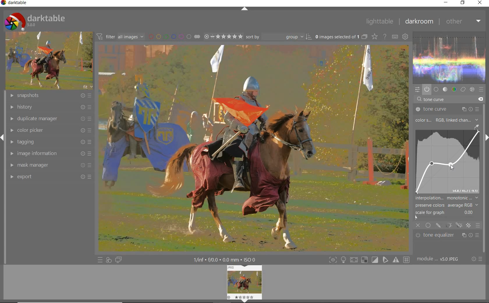 The image size is (489, 303). I want to click on darktable, so click(16, 3).